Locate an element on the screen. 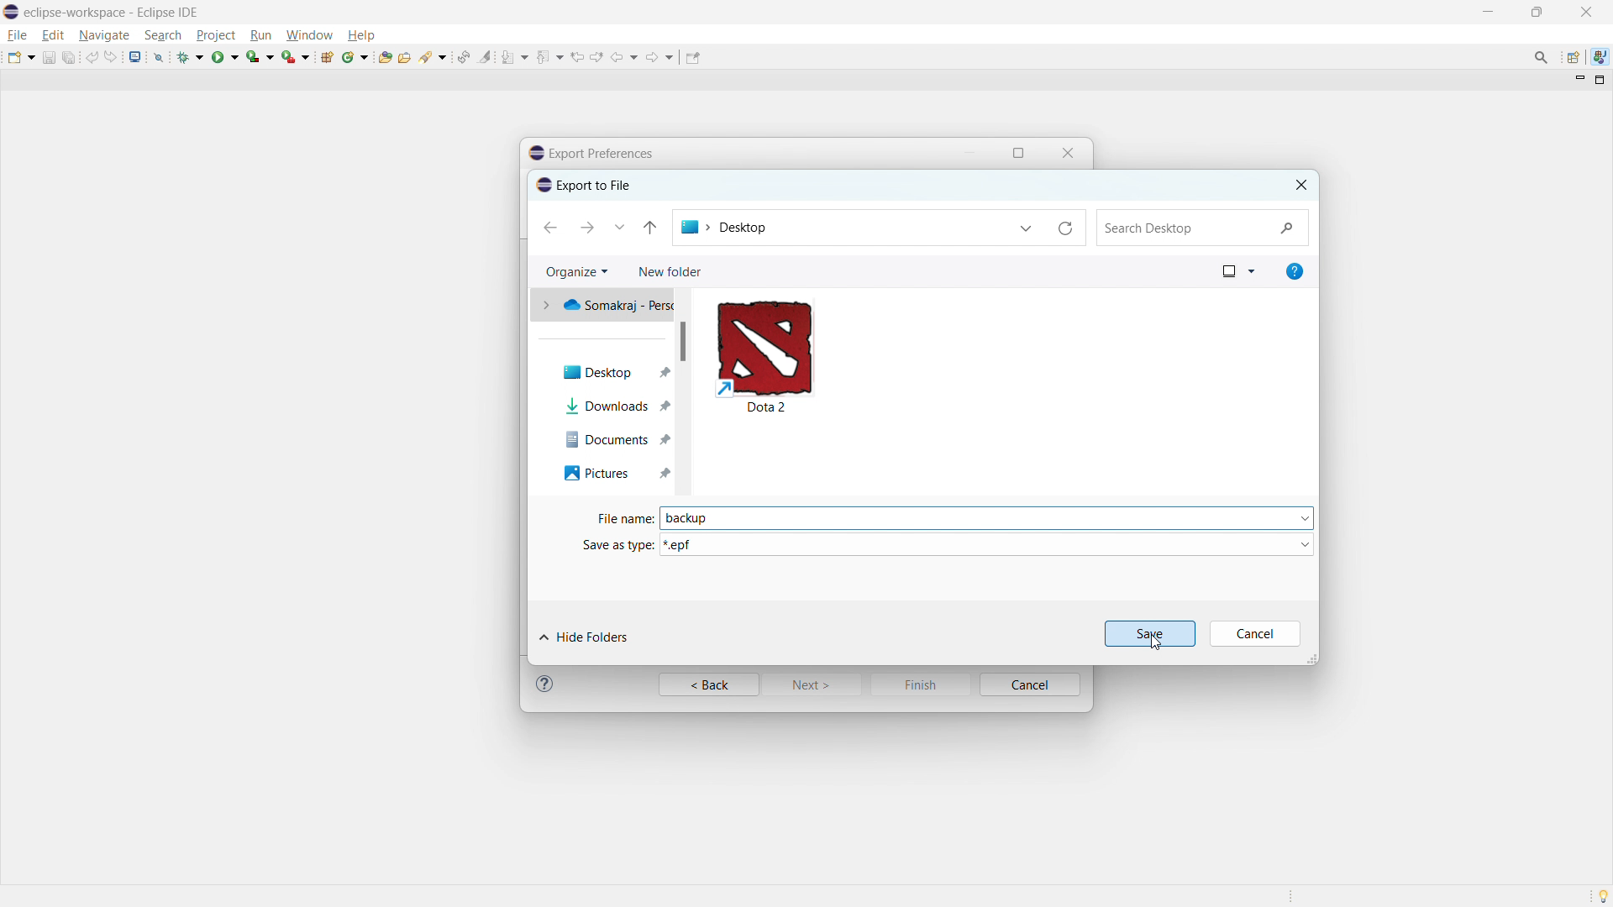  Organize is located at coordinates (577, 271).